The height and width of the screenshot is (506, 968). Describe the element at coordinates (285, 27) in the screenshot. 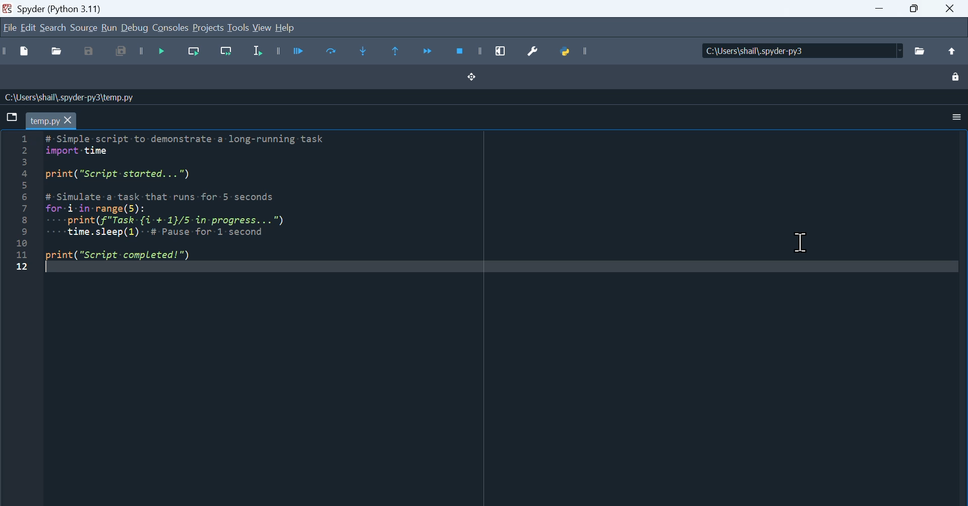

I see `help` at that location.